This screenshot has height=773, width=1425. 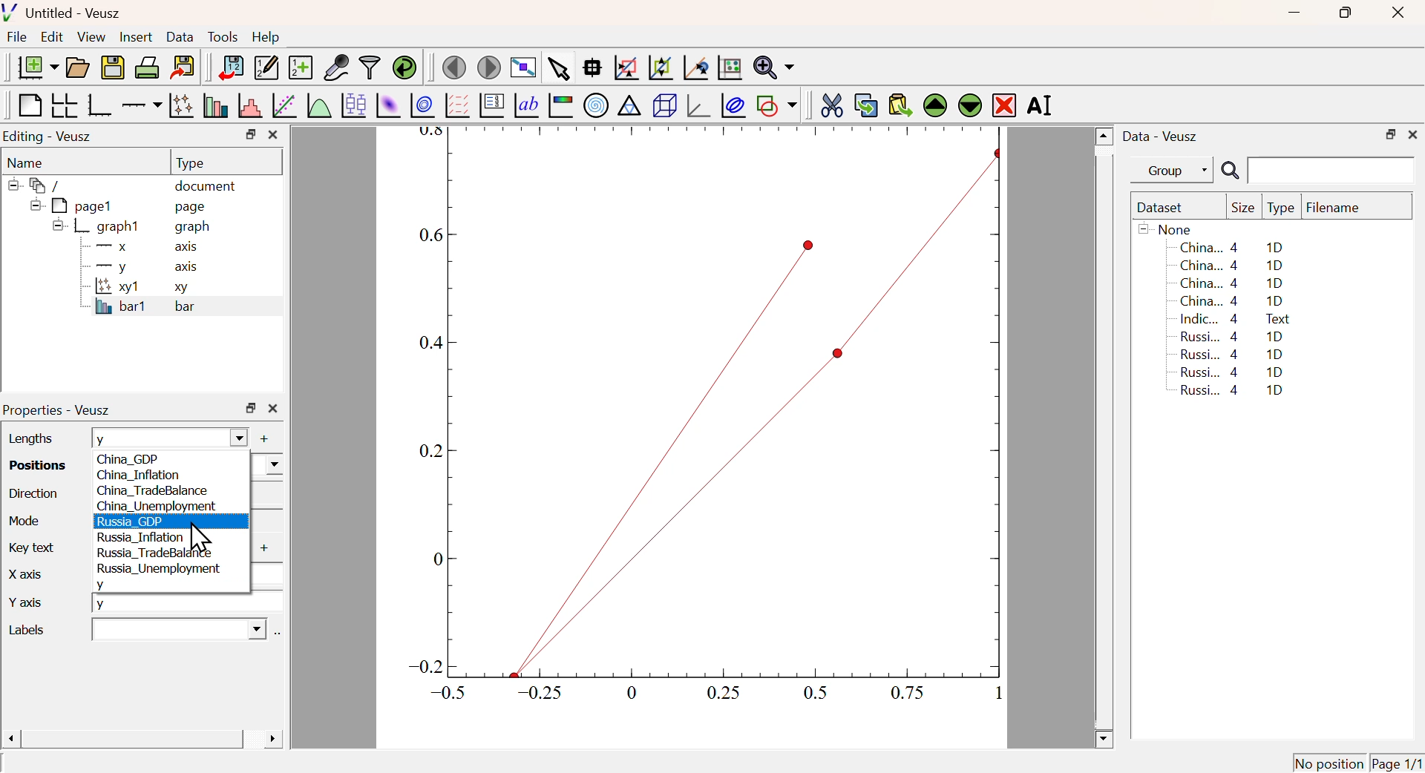 I want to click on Plot a function, so click(x=317, y=106).